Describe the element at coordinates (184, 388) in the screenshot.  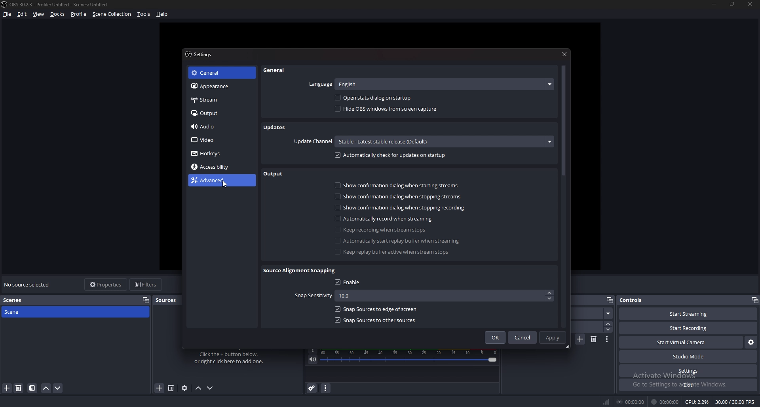
I see `source properties` at that location.